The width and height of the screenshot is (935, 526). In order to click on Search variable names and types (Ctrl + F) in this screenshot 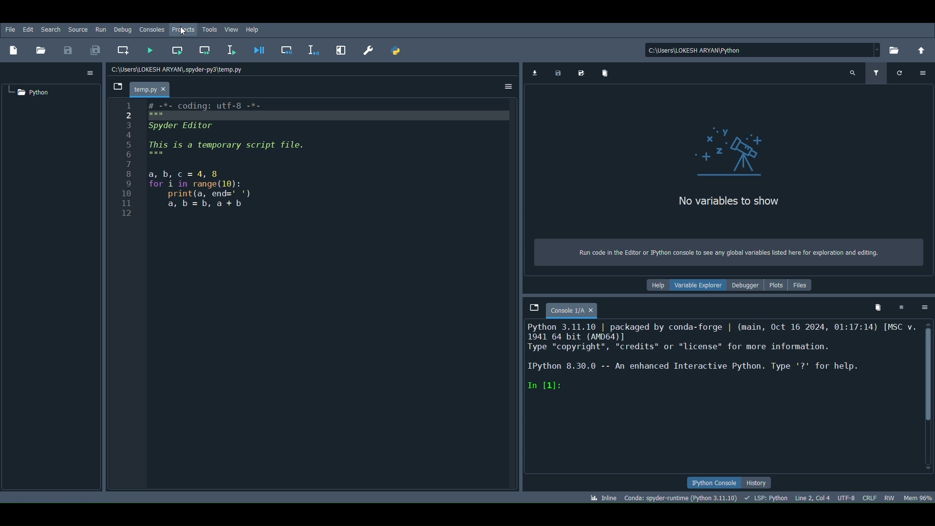, I will do `click(853, 73)`.